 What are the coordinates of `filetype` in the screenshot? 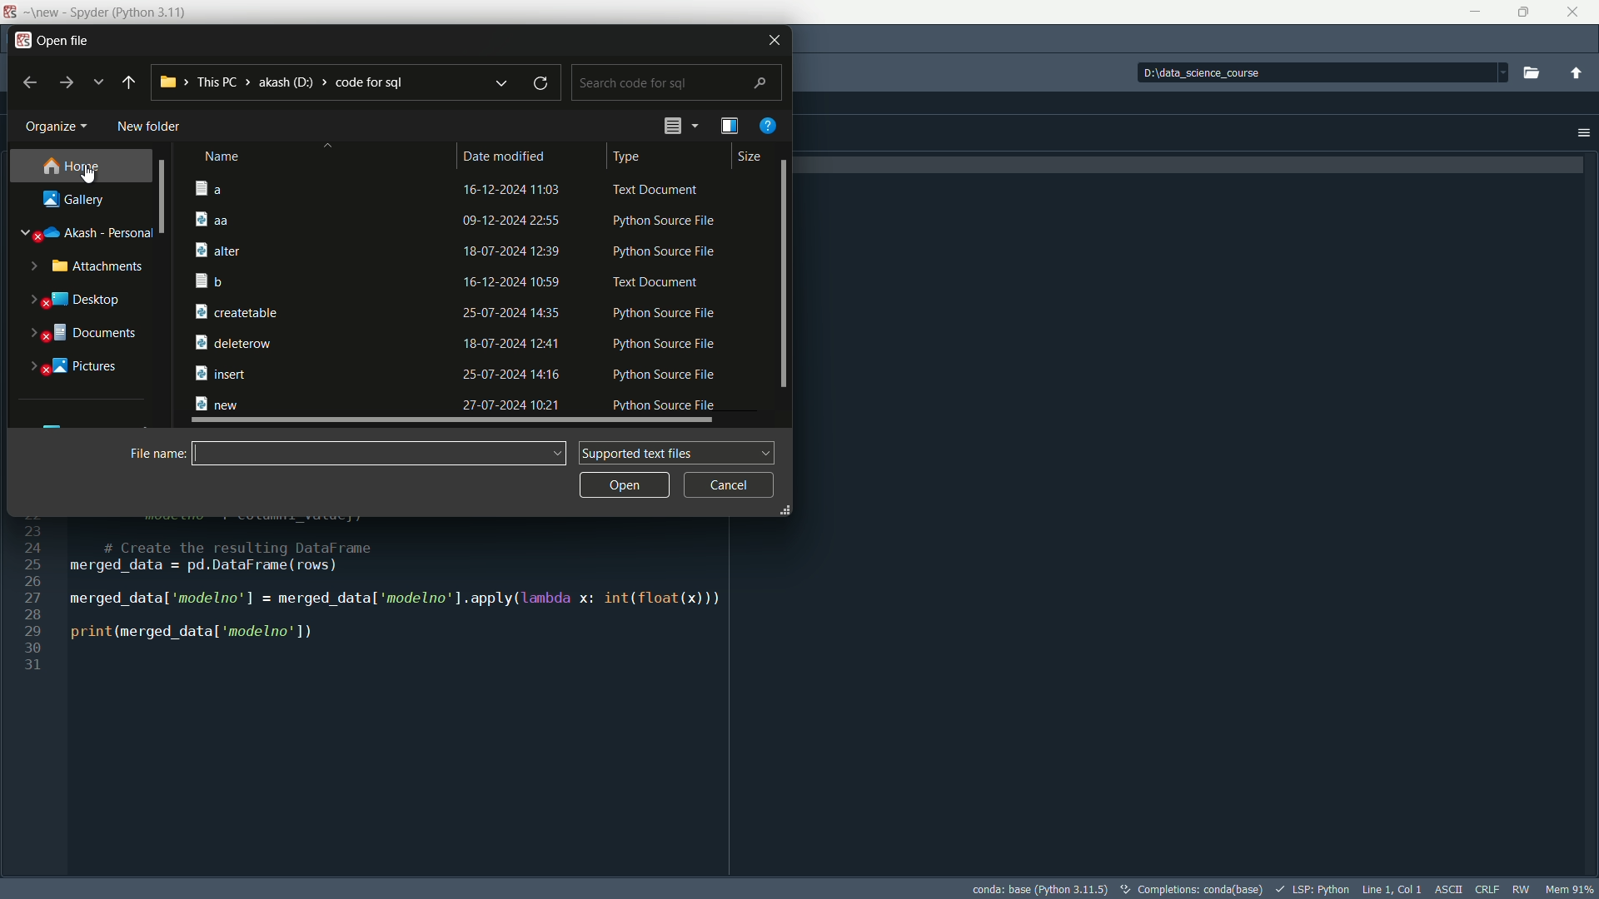 It's located at (666, 251).